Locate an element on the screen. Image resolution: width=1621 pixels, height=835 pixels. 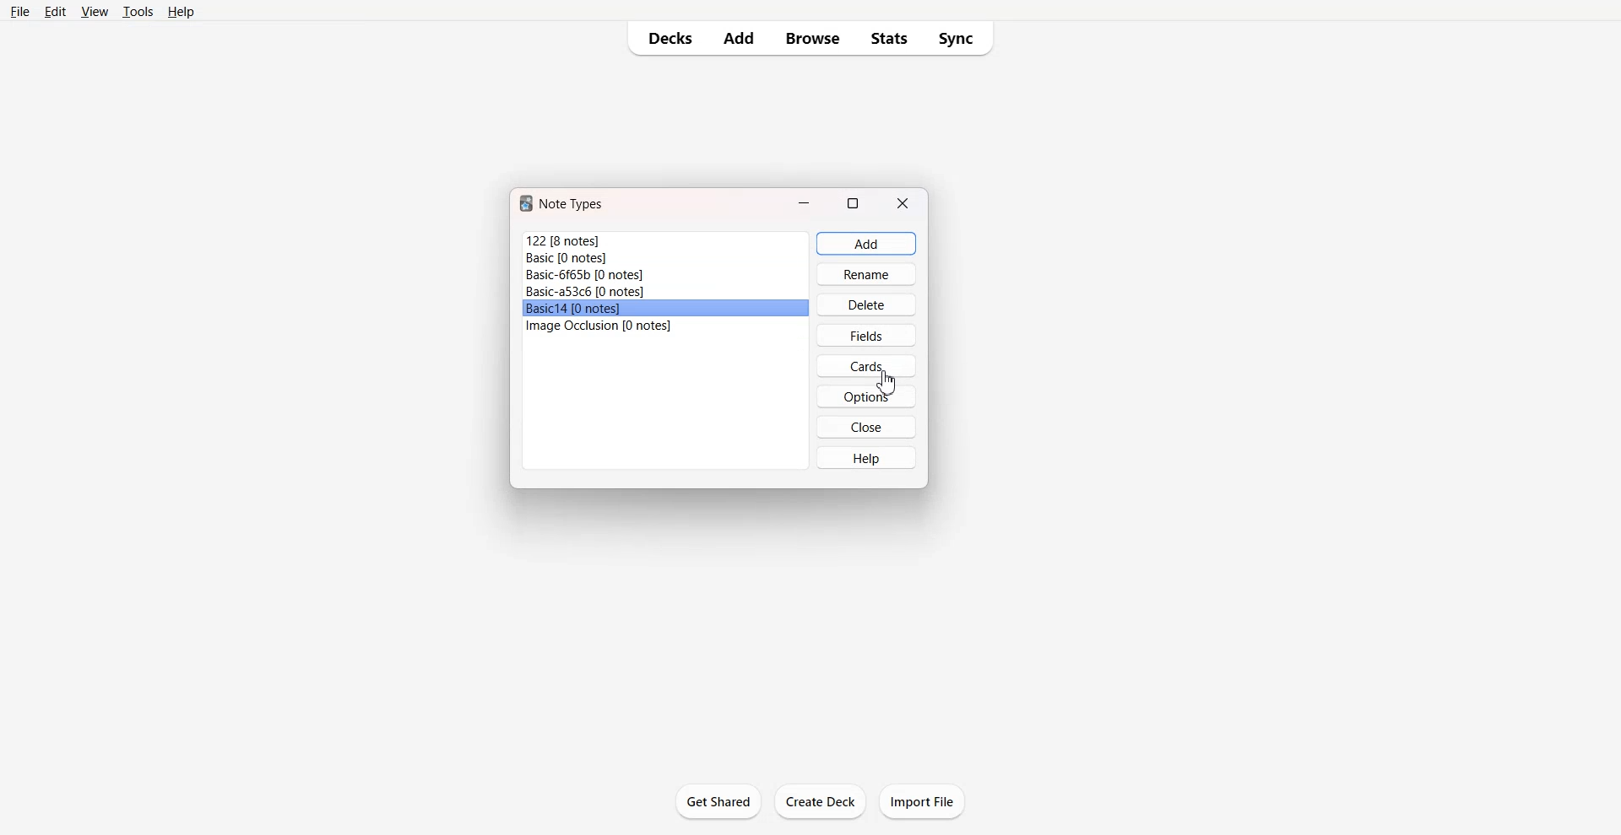
Help is located at coordinates (181, 12).